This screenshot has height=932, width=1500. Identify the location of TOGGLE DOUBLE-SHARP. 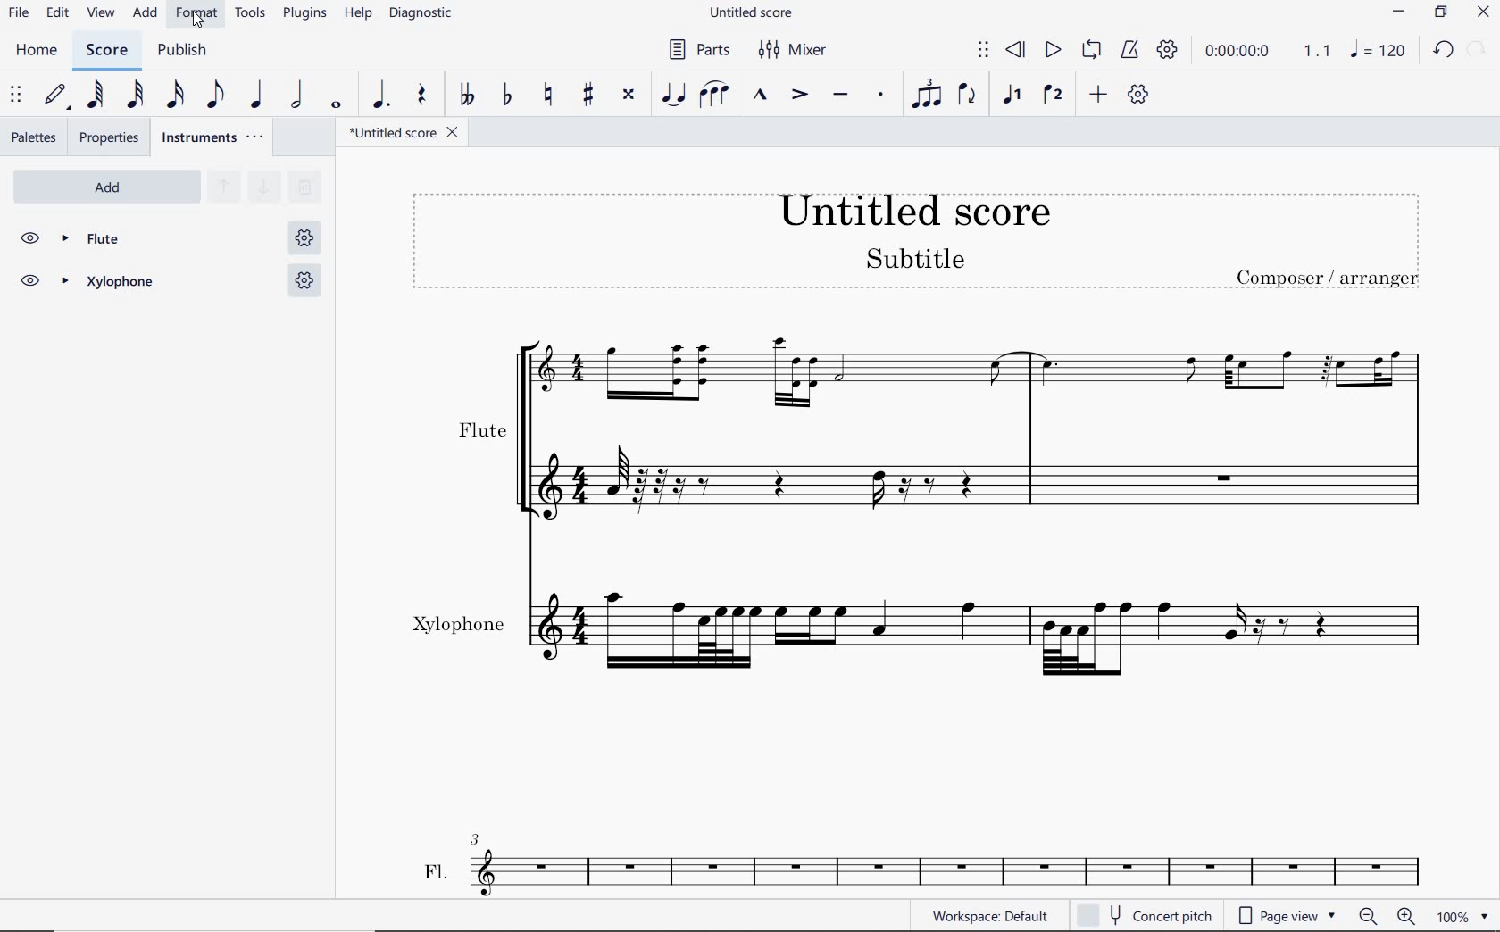
(629, 96).